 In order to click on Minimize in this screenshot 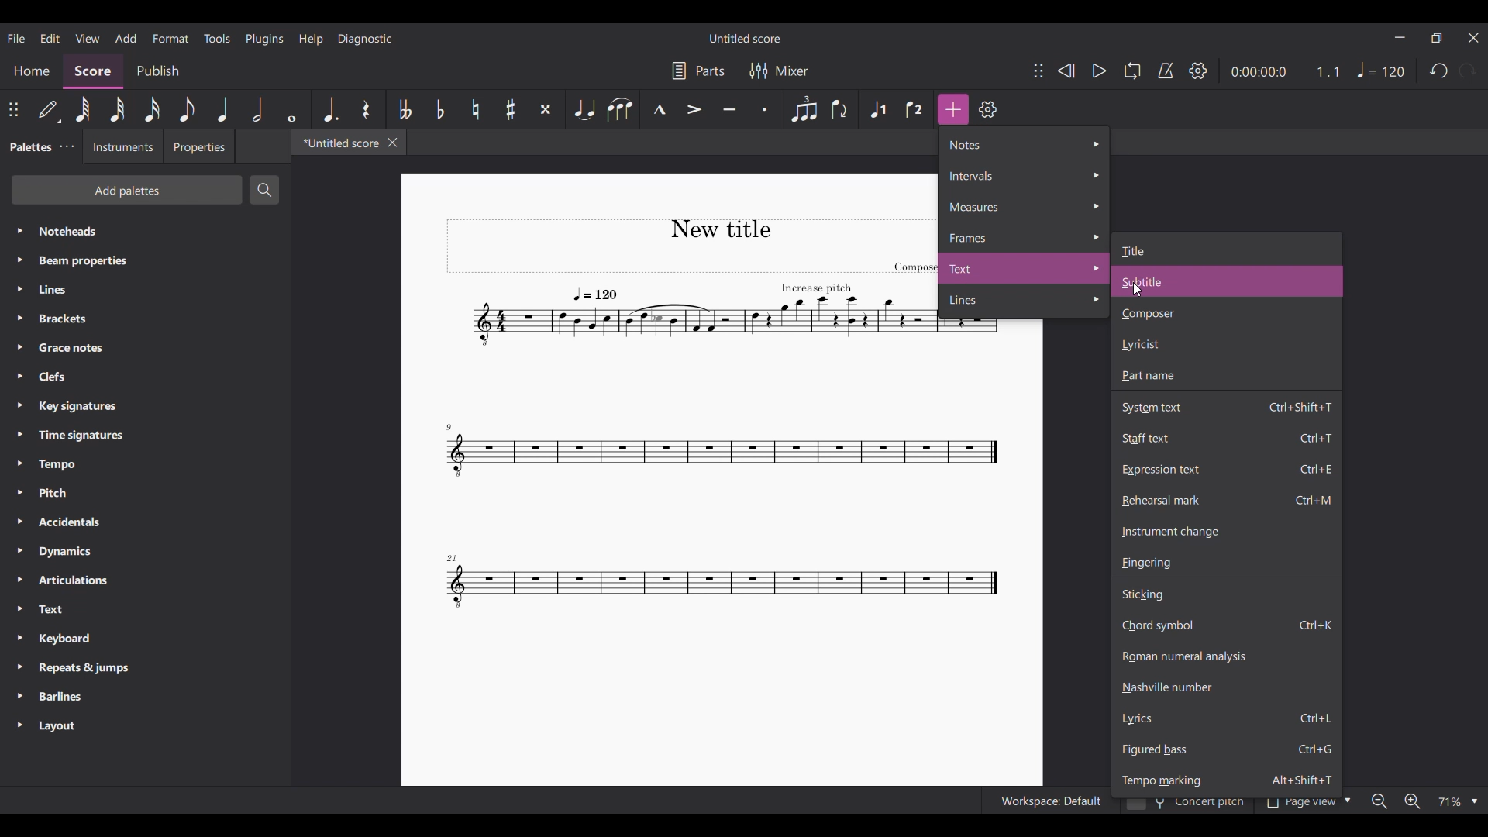, I will do `click(1400, 37)`.